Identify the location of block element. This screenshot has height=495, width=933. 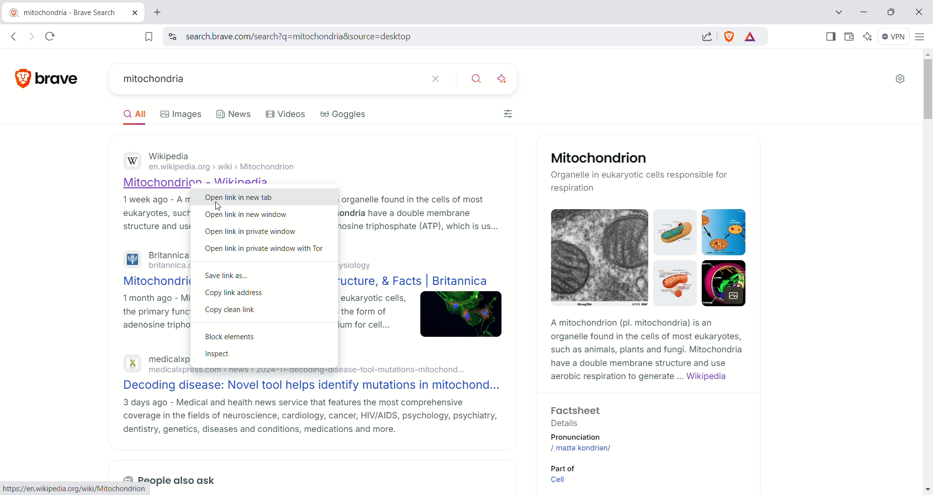
(230, 335).